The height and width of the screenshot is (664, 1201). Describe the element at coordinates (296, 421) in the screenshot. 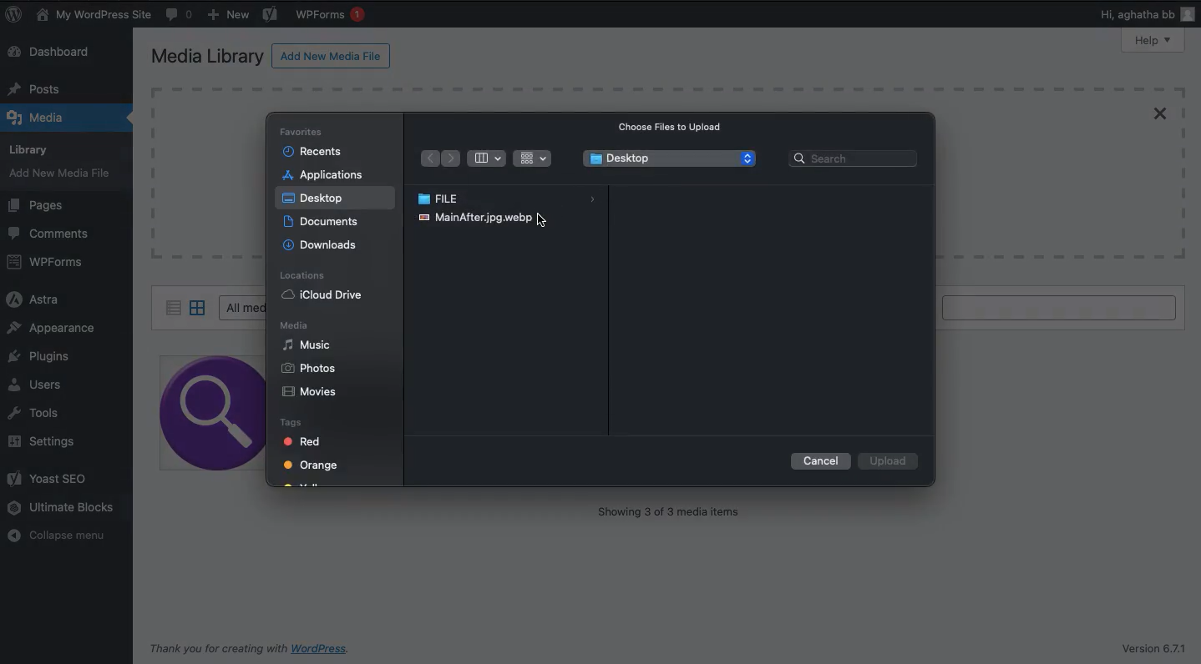

I see `Tags` at that location.